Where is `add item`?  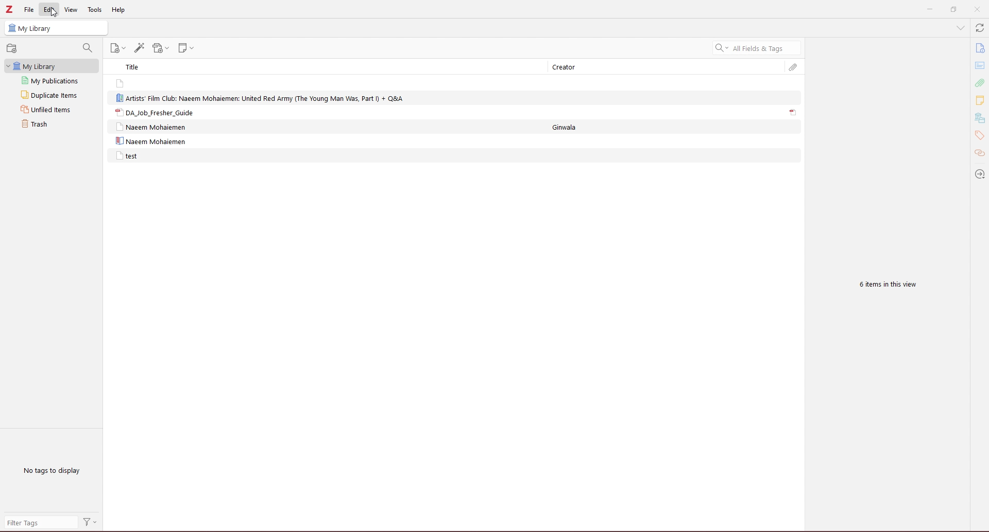 add item is located at coordinates (13, 48).